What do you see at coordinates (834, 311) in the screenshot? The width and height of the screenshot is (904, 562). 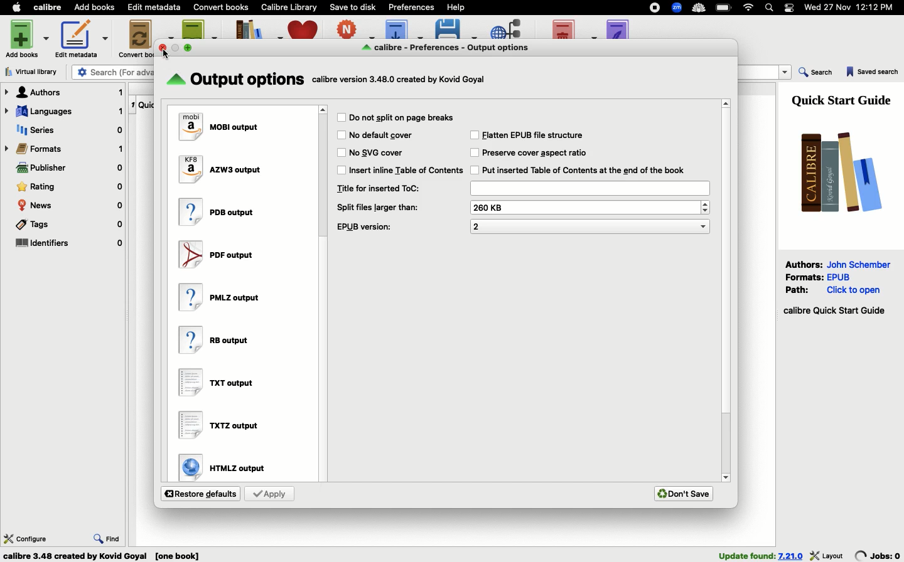 I see `Start guide` at bounding box center [834, 311].